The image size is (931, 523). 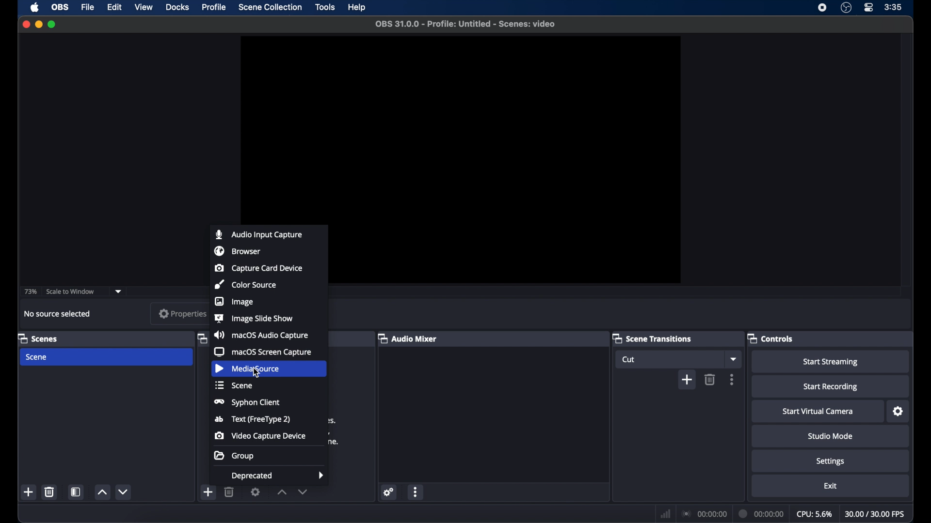 I want to click on dropdown, so click(x=734, y=358).